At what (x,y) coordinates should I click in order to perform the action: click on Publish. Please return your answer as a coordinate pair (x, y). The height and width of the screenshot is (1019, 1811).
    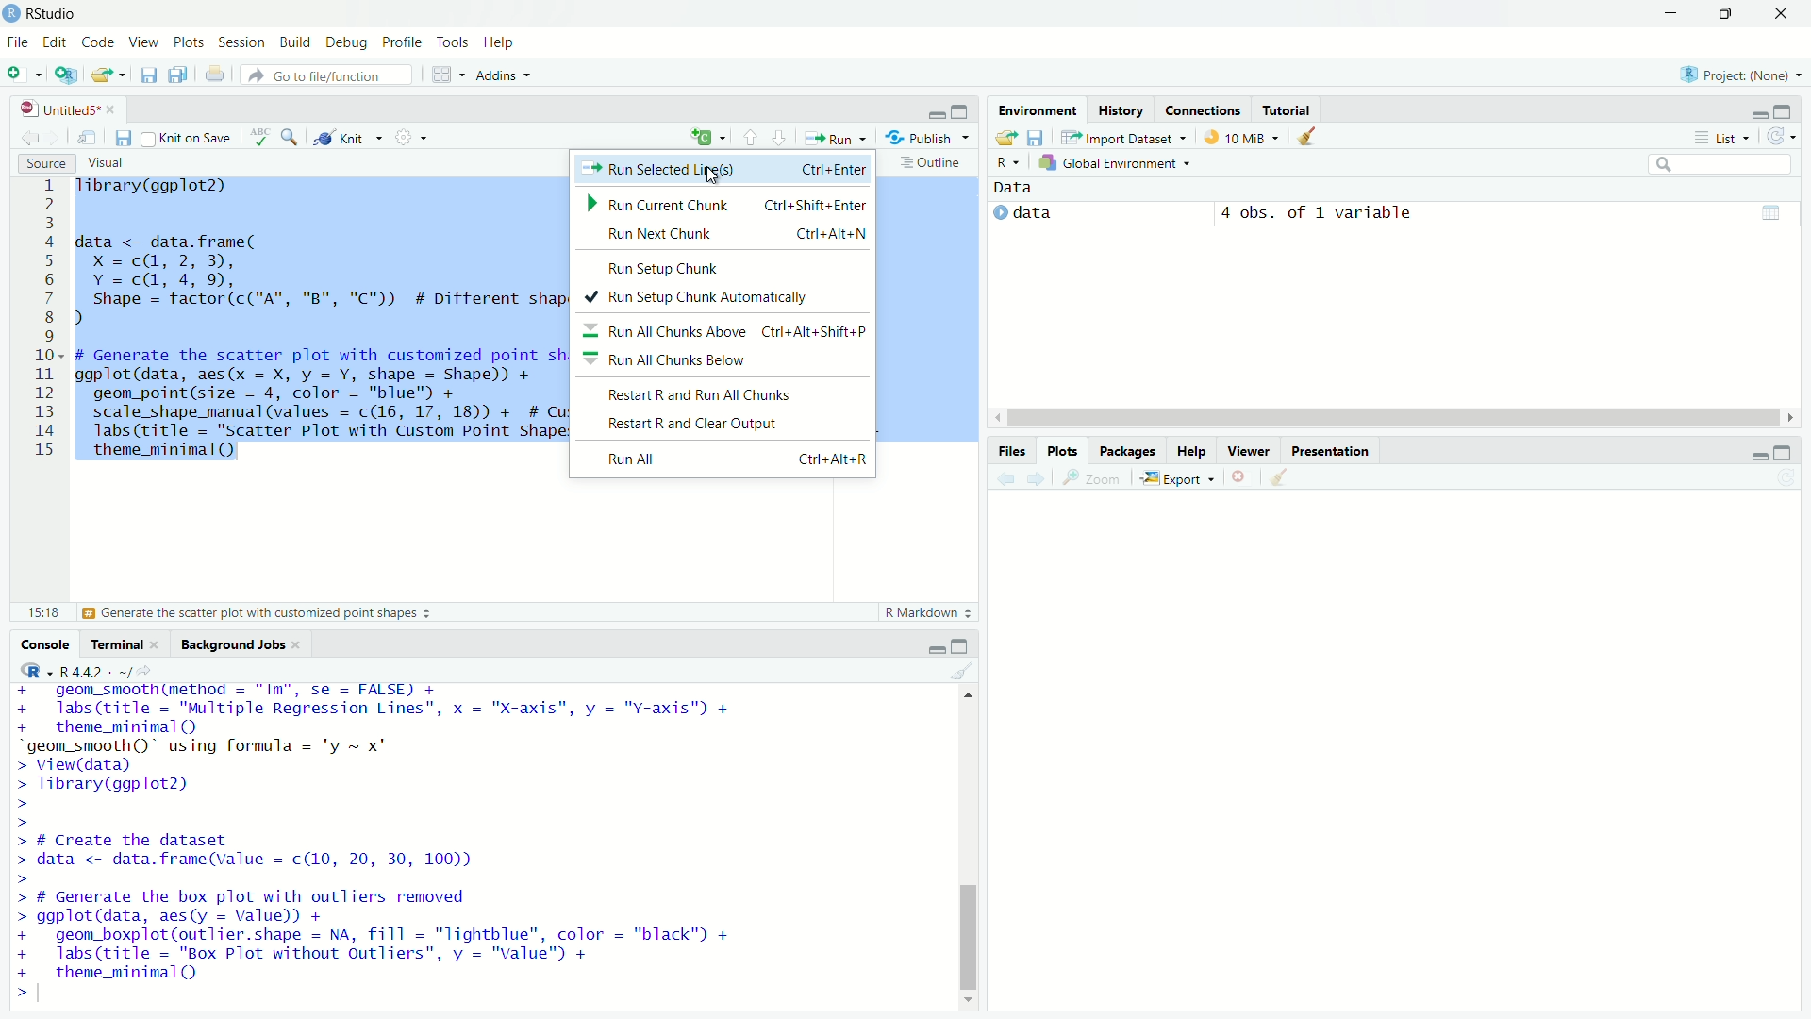
    Looking at the image, I should click on (927, 137).